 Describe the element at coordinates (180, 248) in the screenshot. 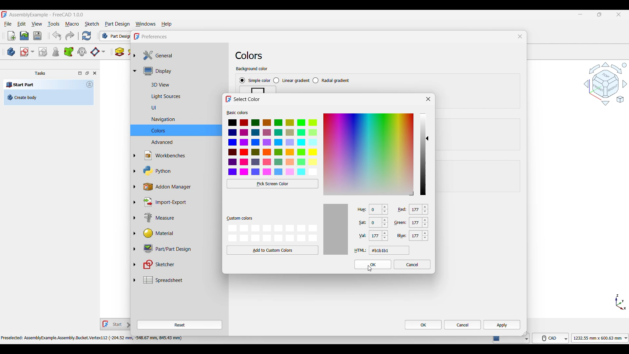

I see `Part/Part design` at that location.